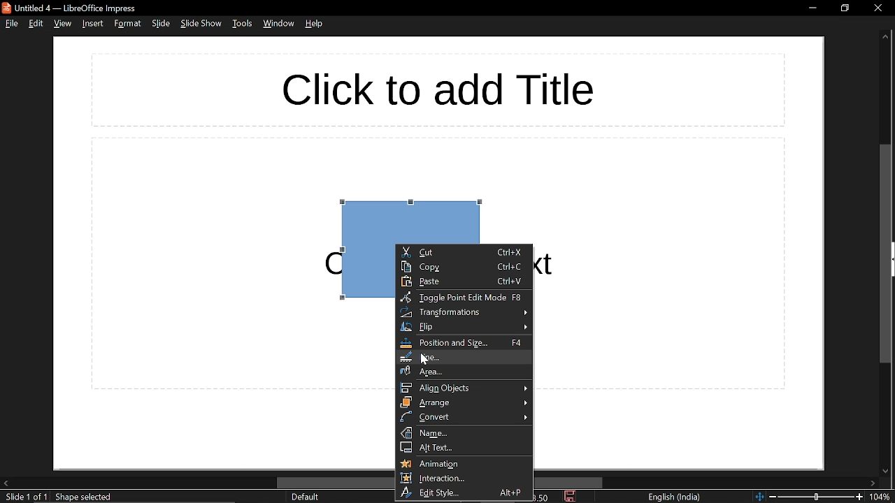  Describe the element at coordinates (85, 497) in the screenshot. I see `shape info` at that location.